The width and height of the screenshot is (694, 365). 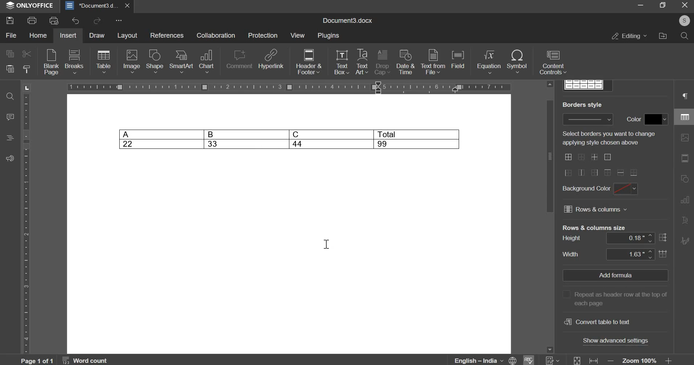 I want to click on print, so click(x=32, y=20).